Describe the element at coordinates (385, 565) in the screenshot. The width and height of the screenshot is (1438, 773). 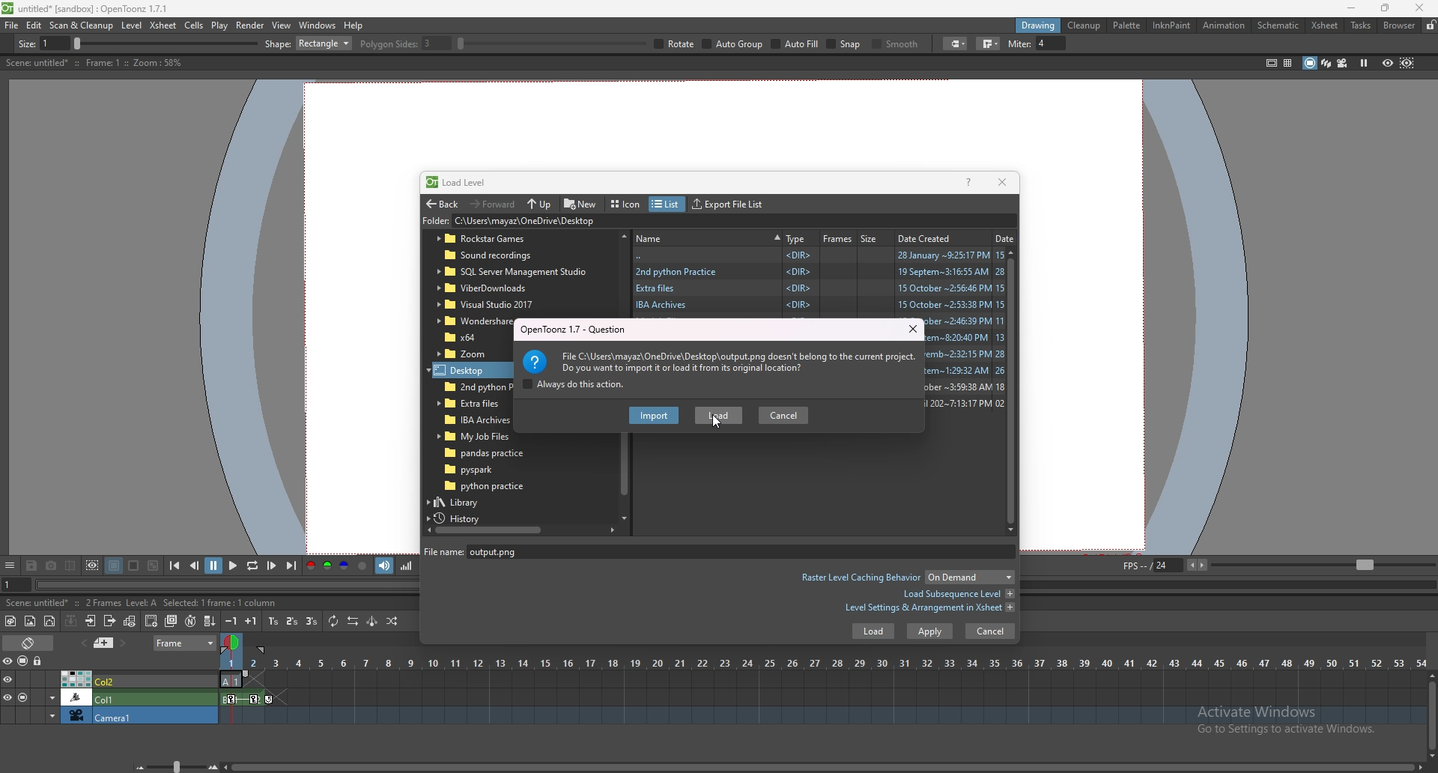
I see `soundtrack` at that location.